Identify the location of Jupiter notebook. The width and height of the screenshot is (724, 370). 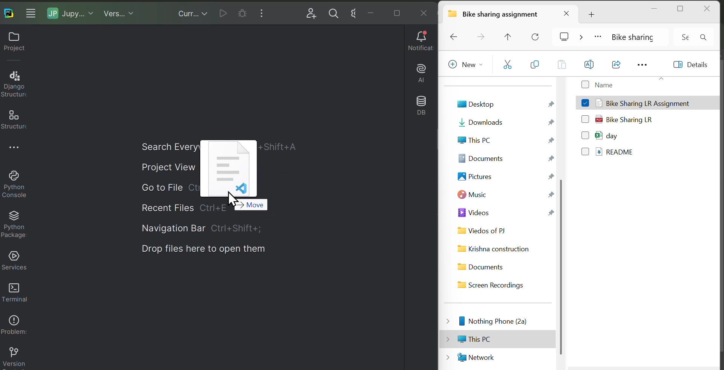
(73, 13).